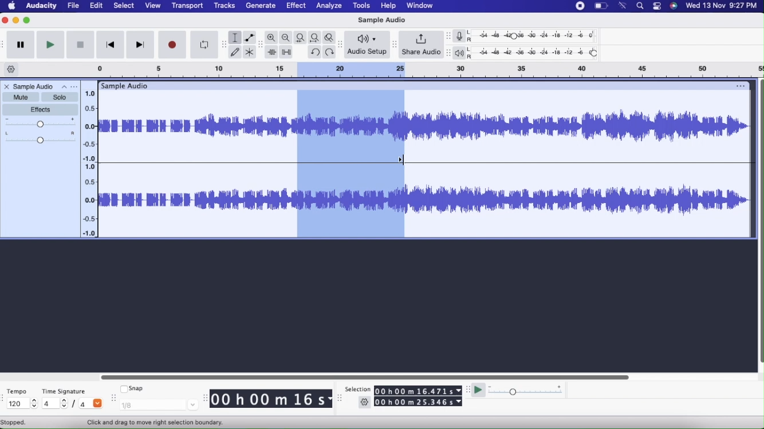  Describe the element at coordinates (21, 404) in the screenshot. I see `120` at that location.